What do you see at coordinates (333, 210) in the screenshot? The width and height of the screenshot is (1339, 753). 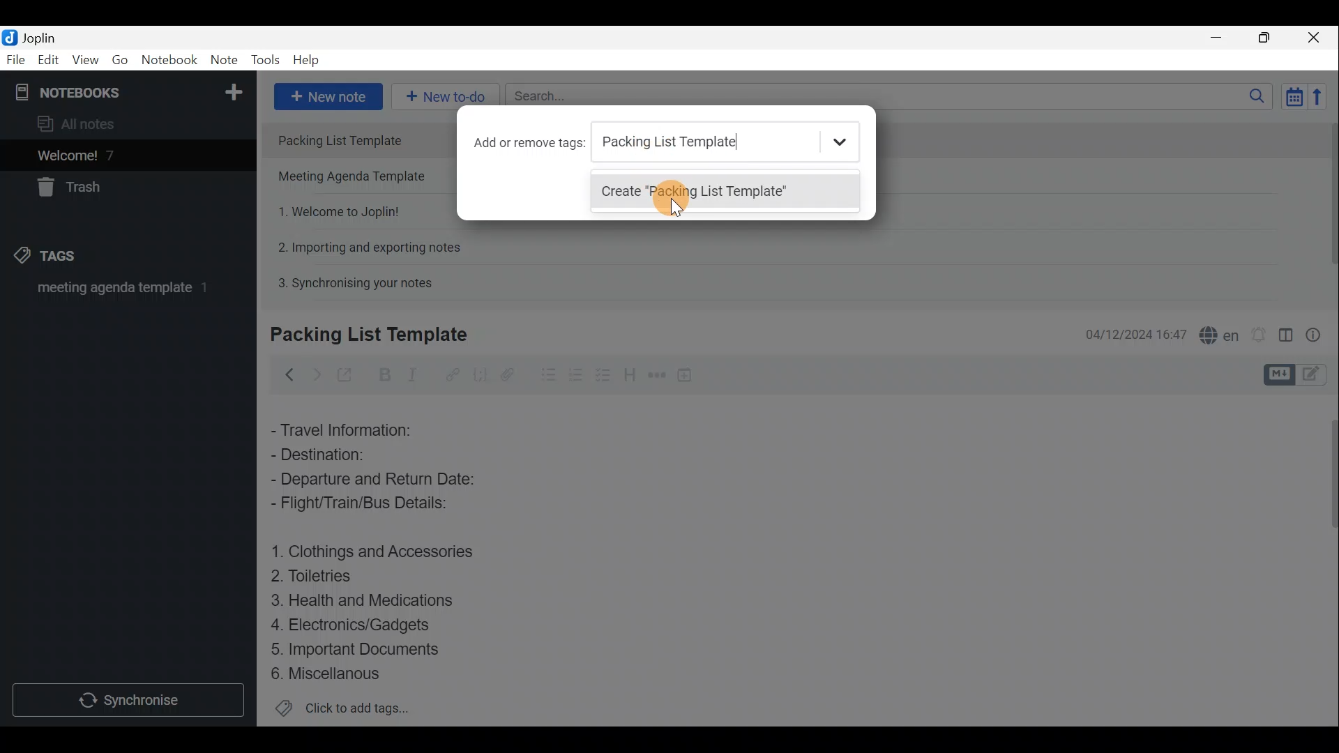 I see `Note 3` at bounding box center [333, 210].